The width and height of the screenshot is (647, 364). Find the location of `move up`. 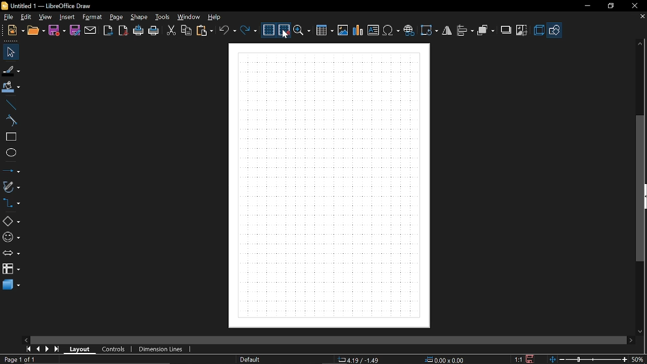

move up is located at coordinates (640, 45).